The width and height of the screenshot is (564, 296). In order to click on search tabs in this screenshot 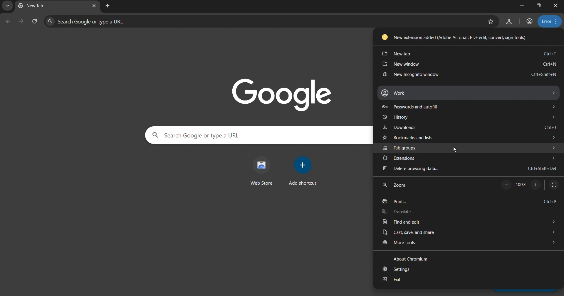, I will do `click(9, 6)`.